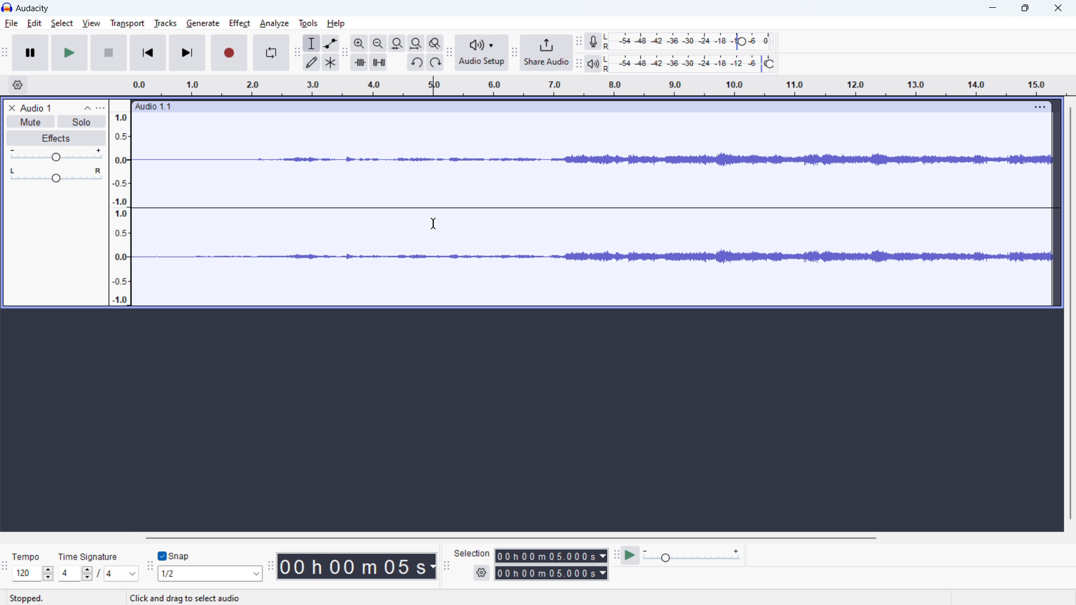 The height and width of the screenshot is (605, 1076). What do you see at coordinates (312, 62) in the screenshot?
I see `draw tool` at bounding box center [312, 62].